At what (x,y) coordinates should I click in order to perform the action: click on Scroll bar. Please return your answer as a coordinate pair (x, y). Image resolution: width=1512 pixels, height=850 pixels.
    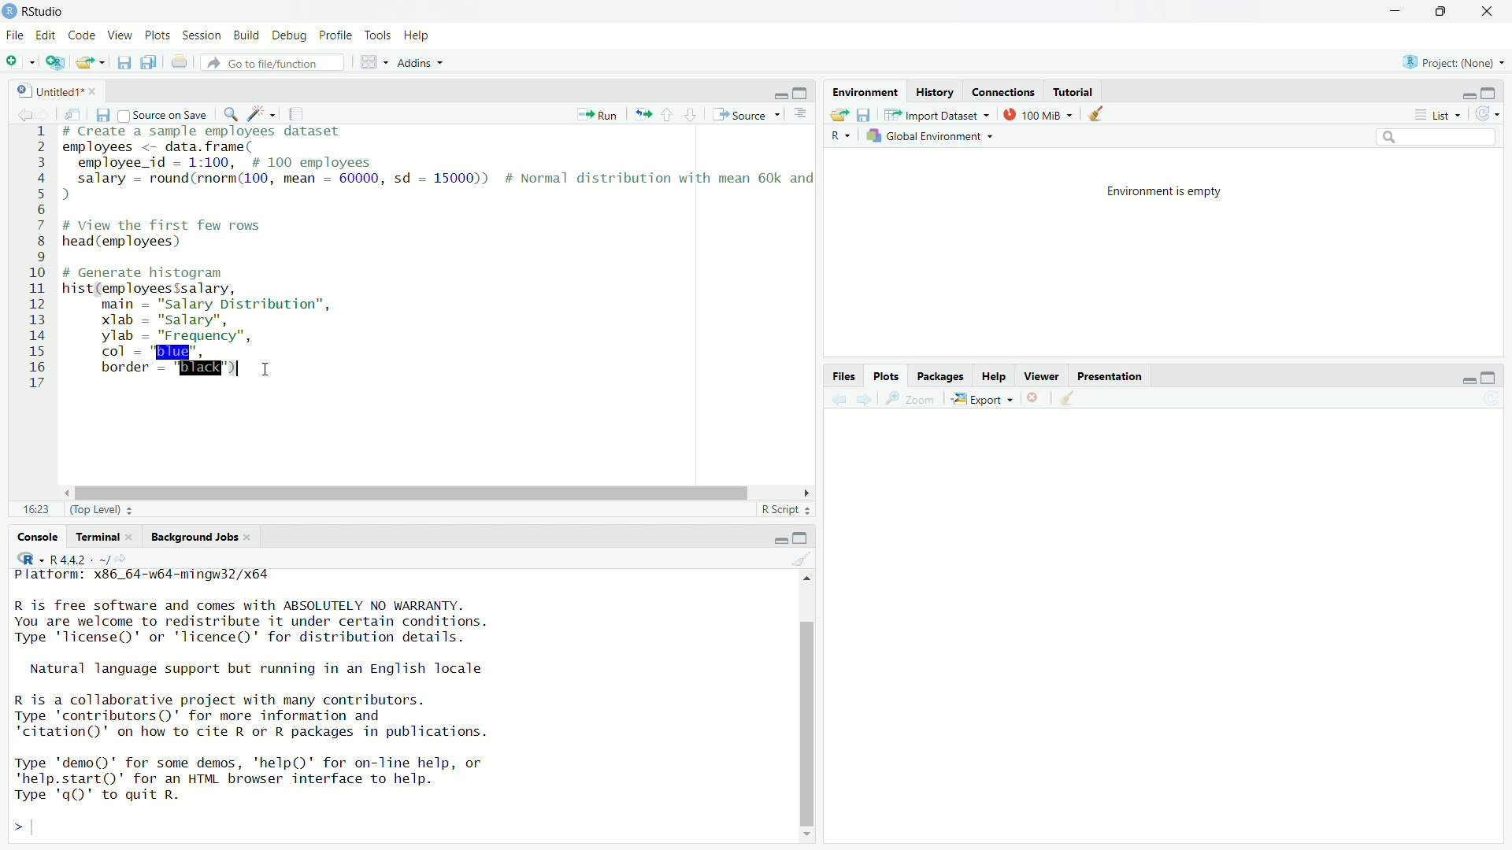
    Looking at the image, I should click on (808, 706).